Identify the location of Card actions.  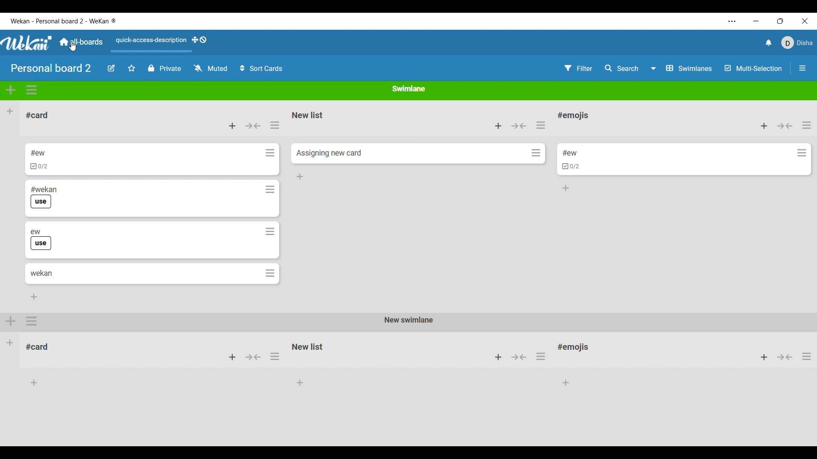
(270, 273).